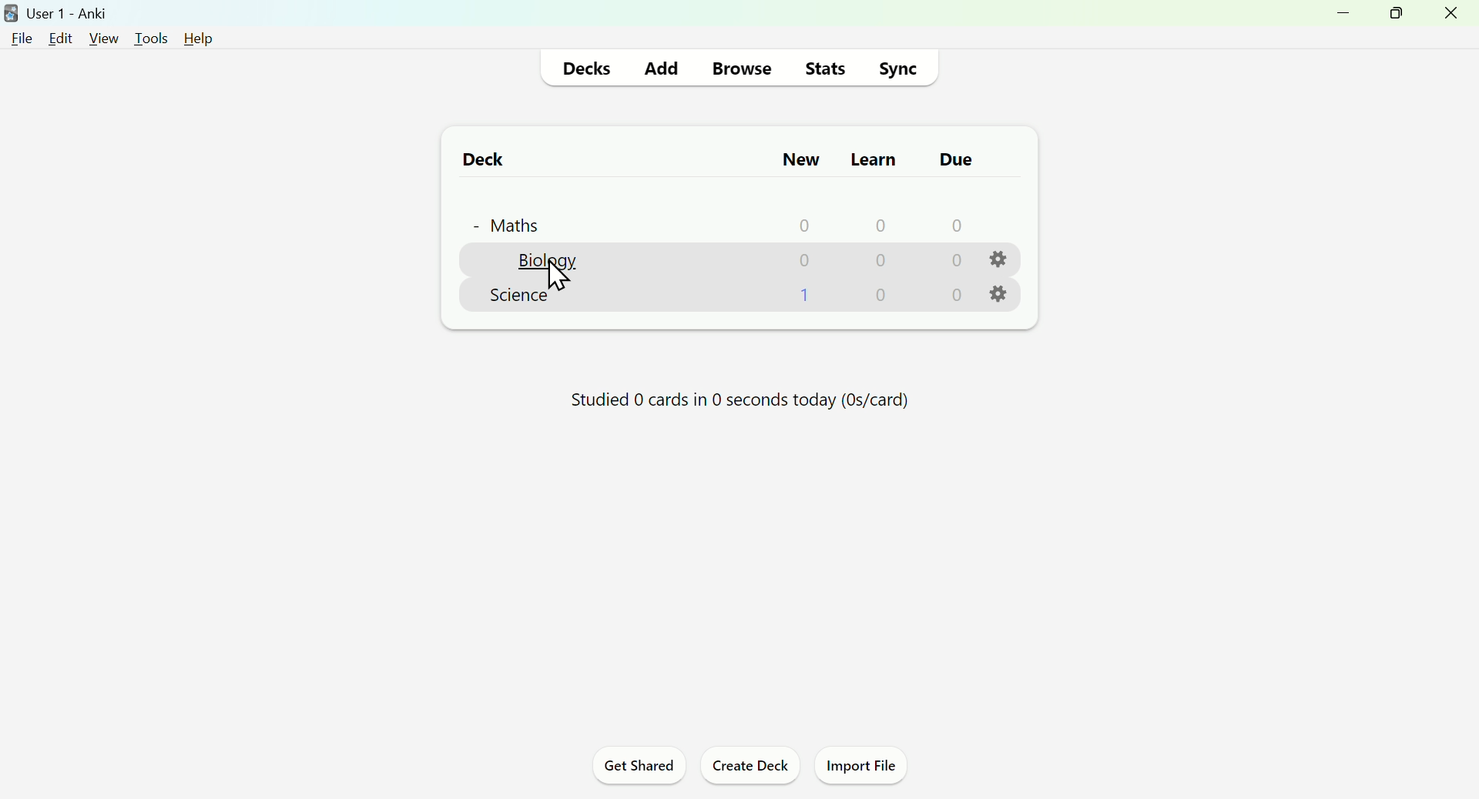 The height and width of the screenshot is (799, 1479). Describe the element at coordinates (518, 296) in the screenshot. I see `Science` at that location.